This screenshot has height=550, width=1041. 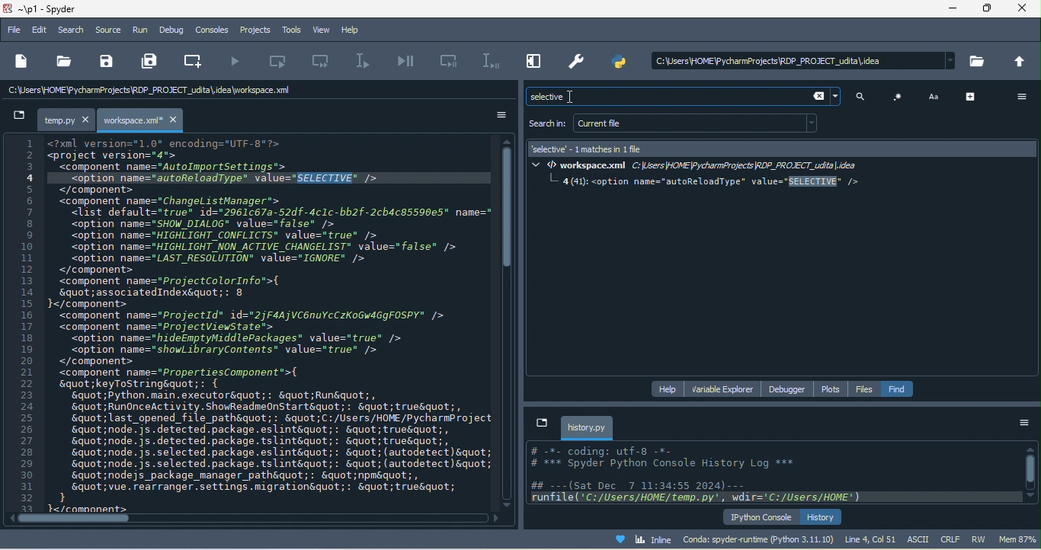 What do you see at coordinates (773, 475) in the screenshot?
I see `ipython console pane text` at bounding box center [773, 475].